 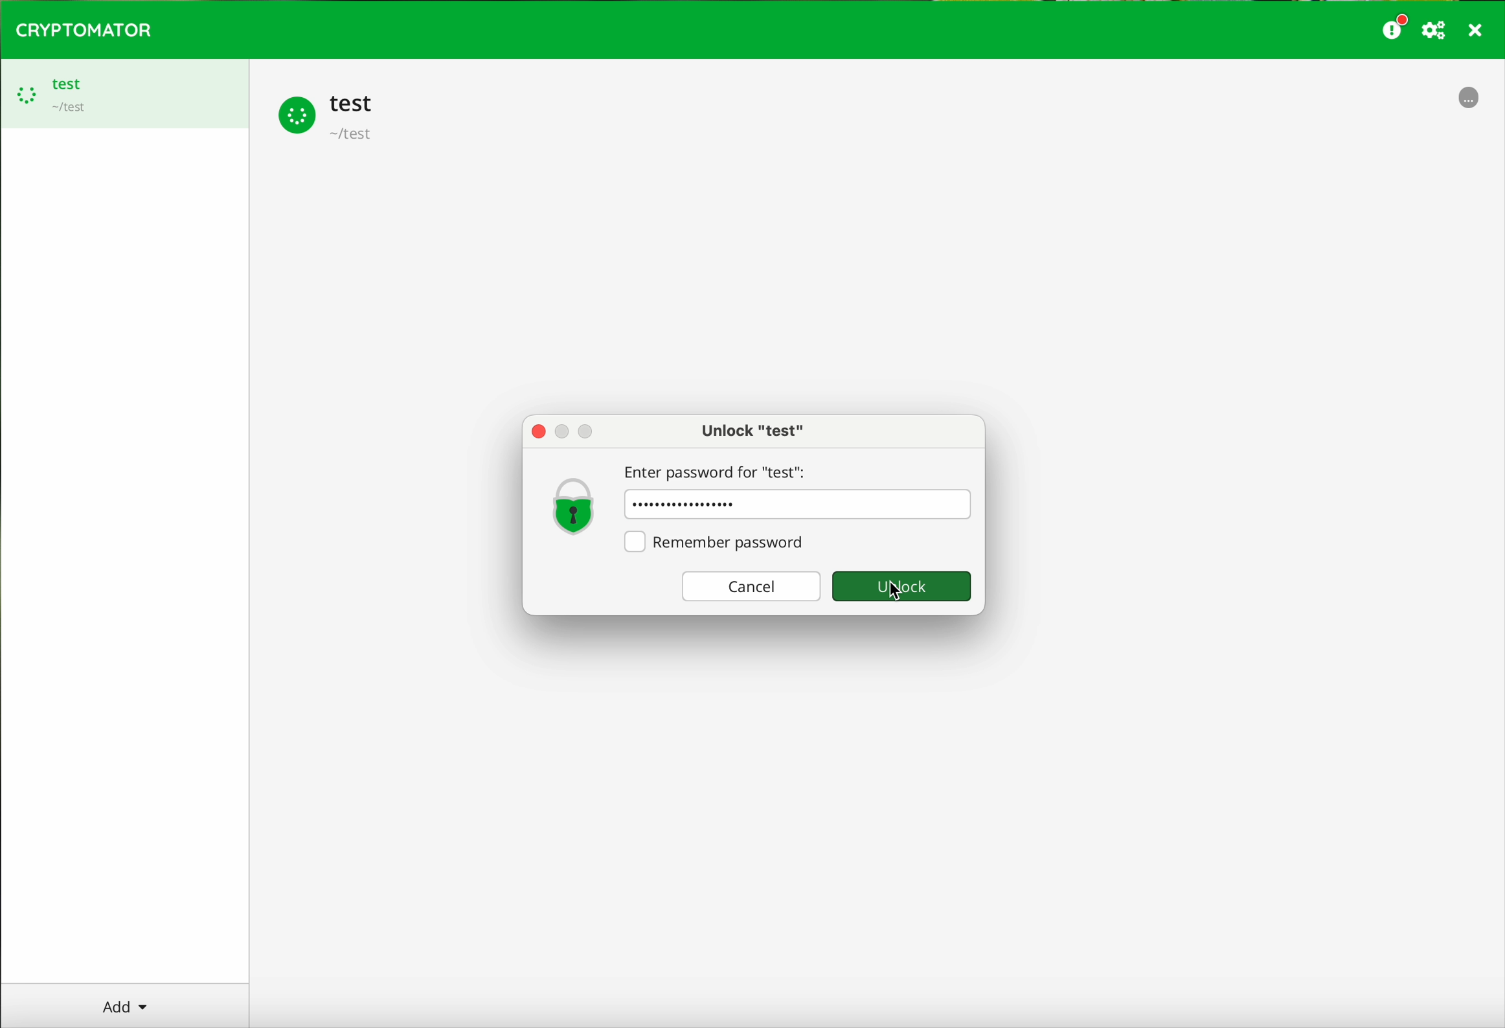 I want to click on Enter password for "test":, so click(x=721, y=469).